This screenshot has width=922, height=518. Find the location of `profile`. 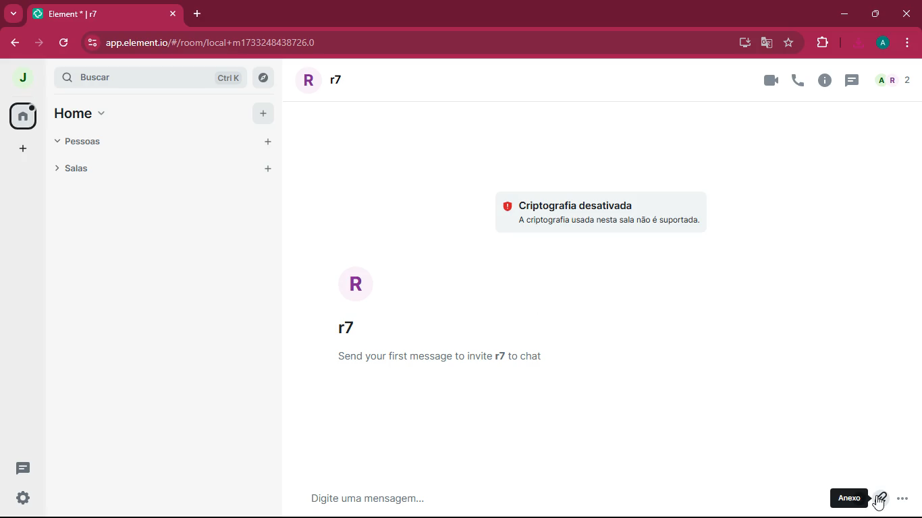

profile is located at coordinates (884, 42).